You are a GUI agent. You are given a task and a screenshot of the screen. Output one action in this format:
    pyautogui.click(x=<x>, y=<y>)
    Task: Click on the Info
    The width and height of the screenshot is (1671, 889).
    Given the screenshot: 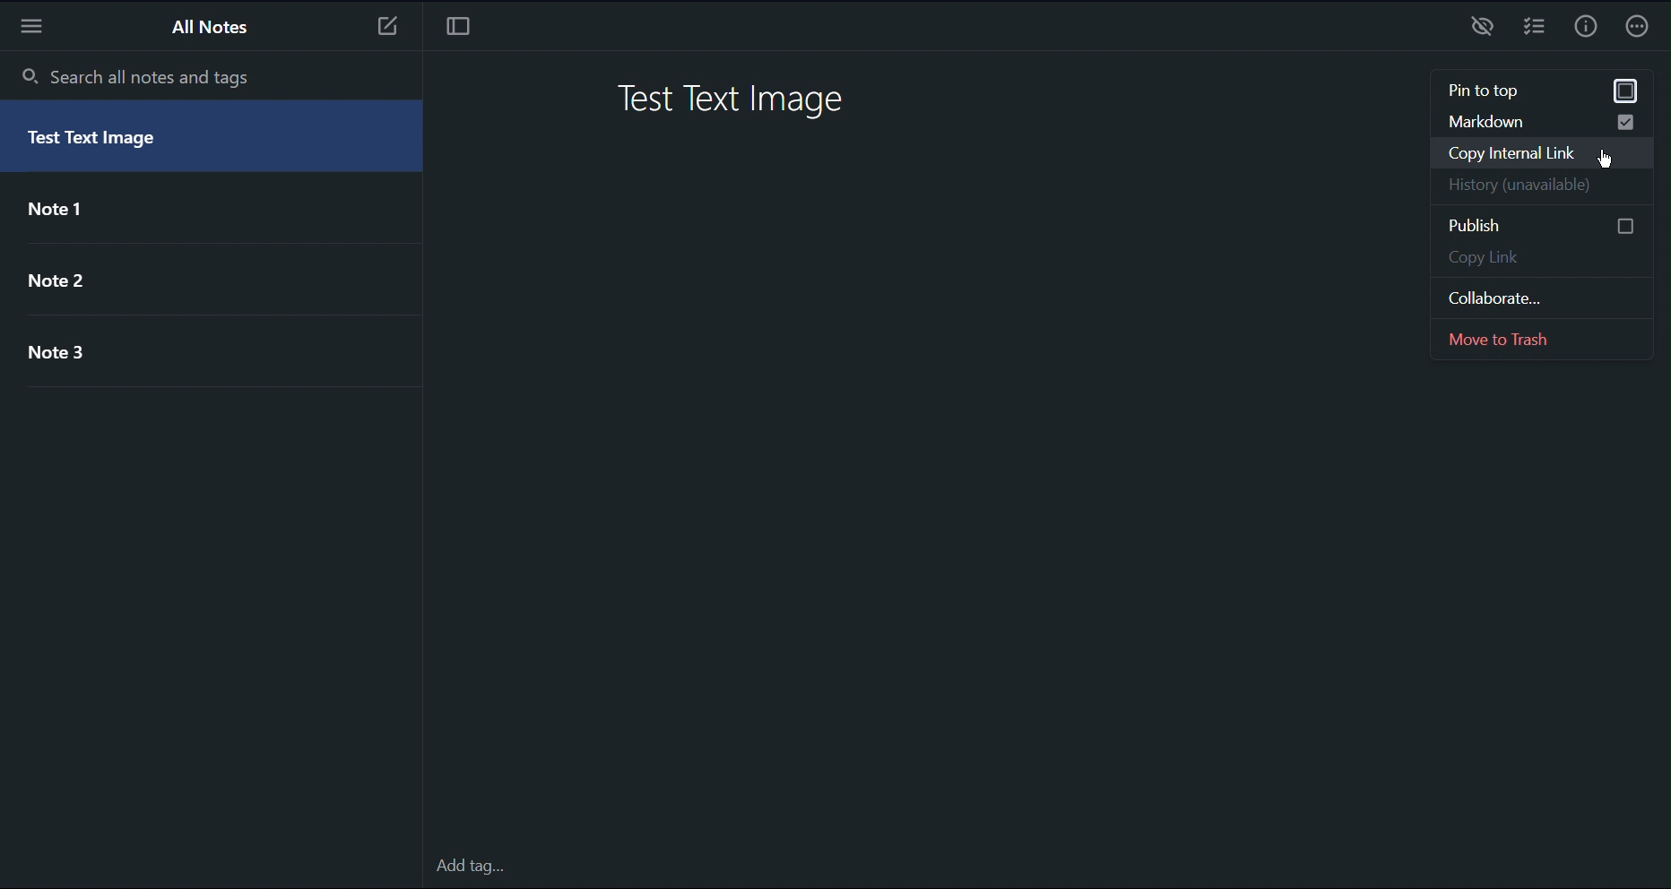 What is the action you would take?
    pyautogui.click(x=1582, y=29)
    